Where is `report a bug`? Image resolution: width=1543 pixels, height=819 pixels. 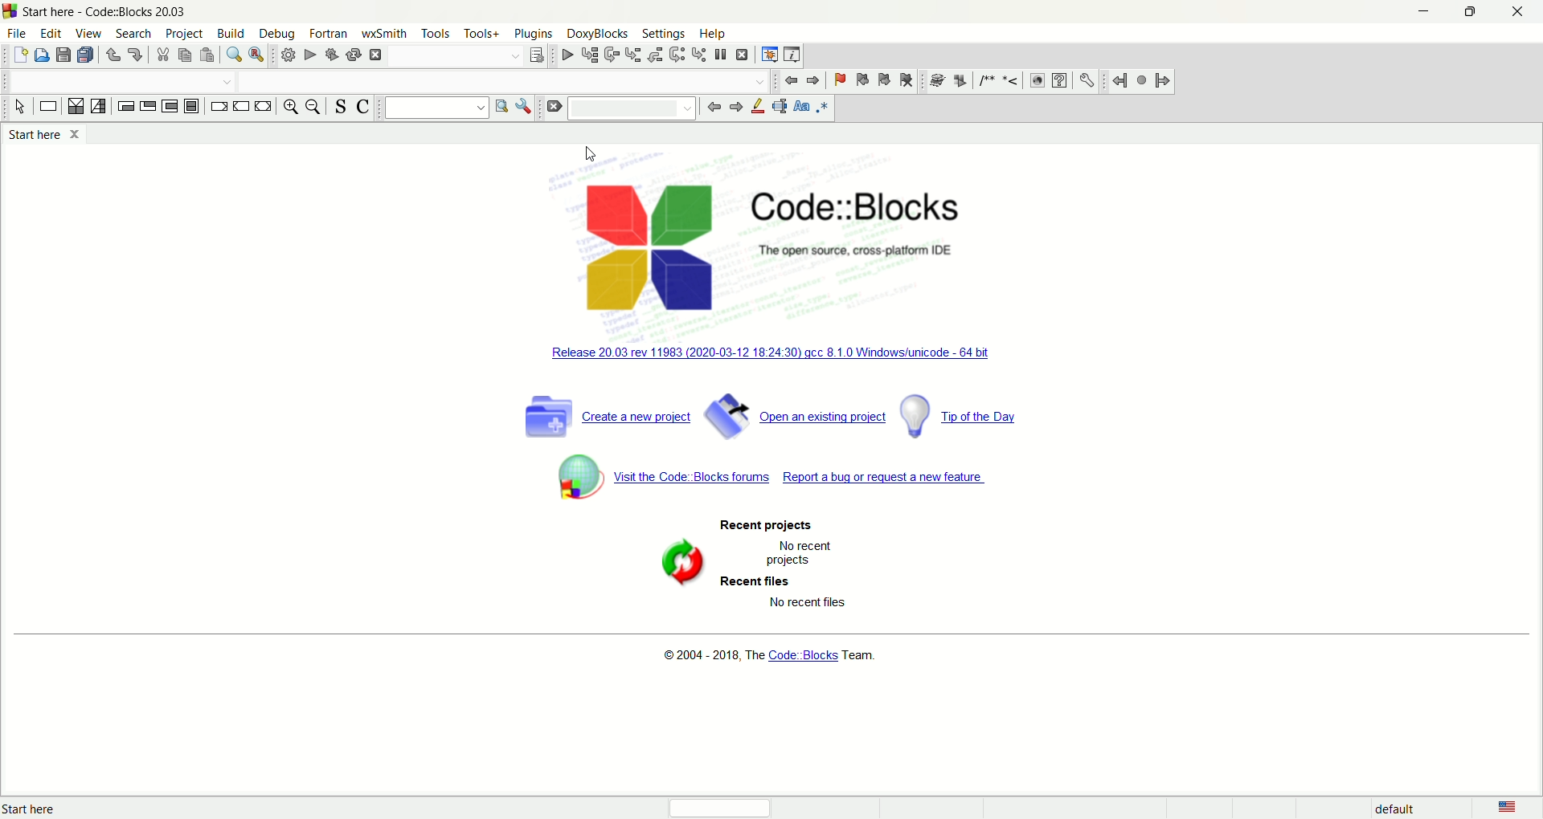
report a bug is located at coordinates (904, 481).